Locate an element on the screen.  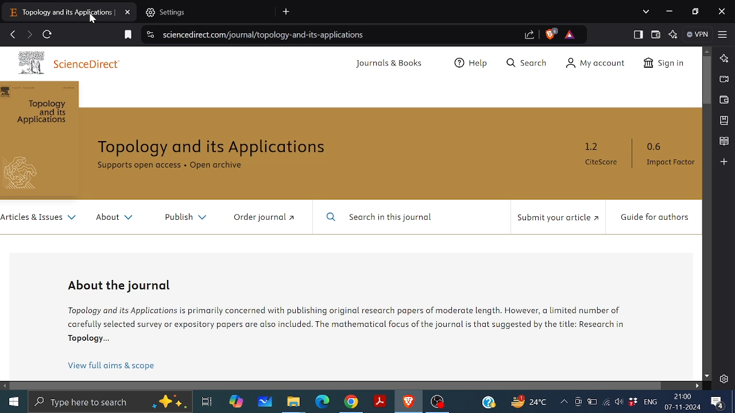
View full aims & scope is located at coordinates (114, 368).